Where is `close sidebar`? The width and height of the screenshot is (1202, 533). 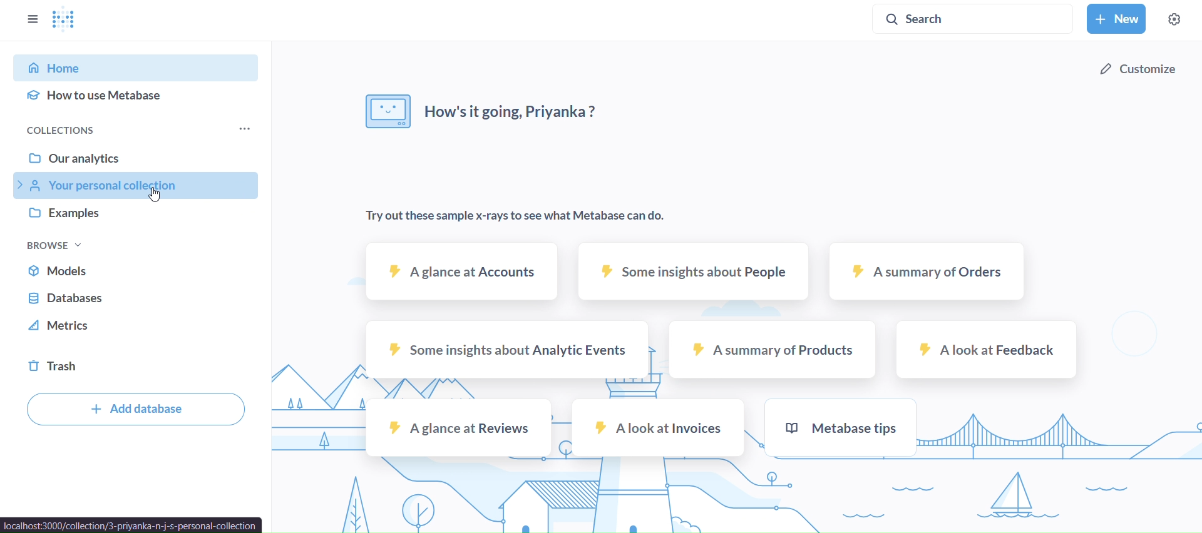
close sidebar is located at coordinates (34, 19).